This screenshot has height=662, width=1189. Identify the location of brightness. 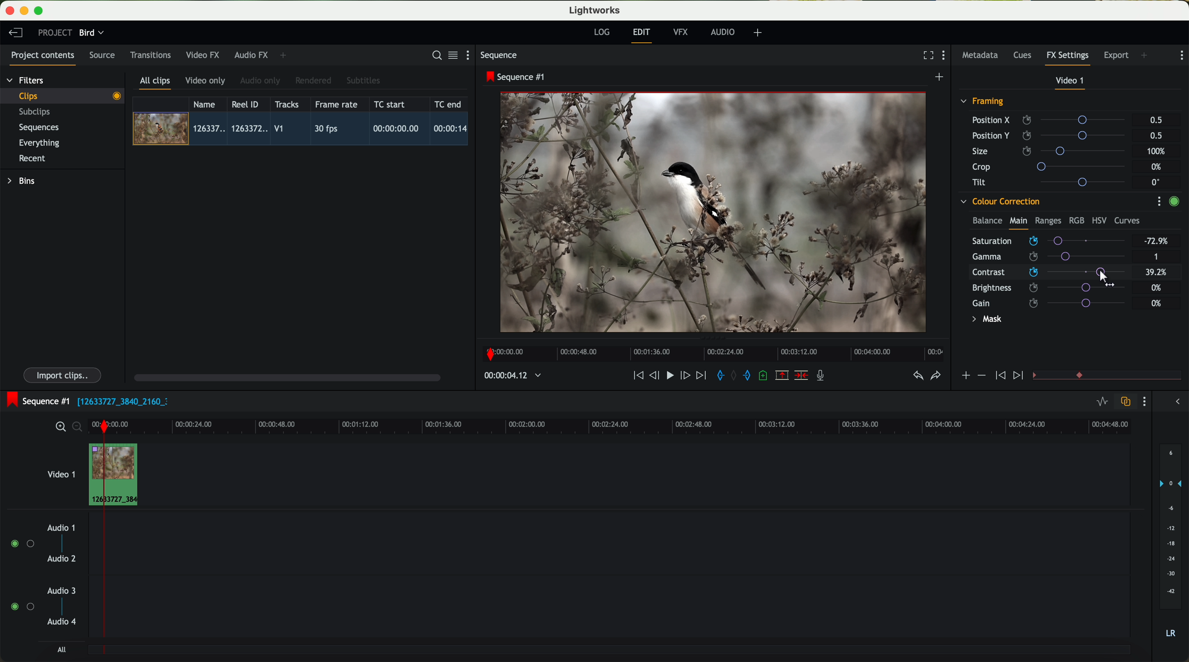
(1054, 288).